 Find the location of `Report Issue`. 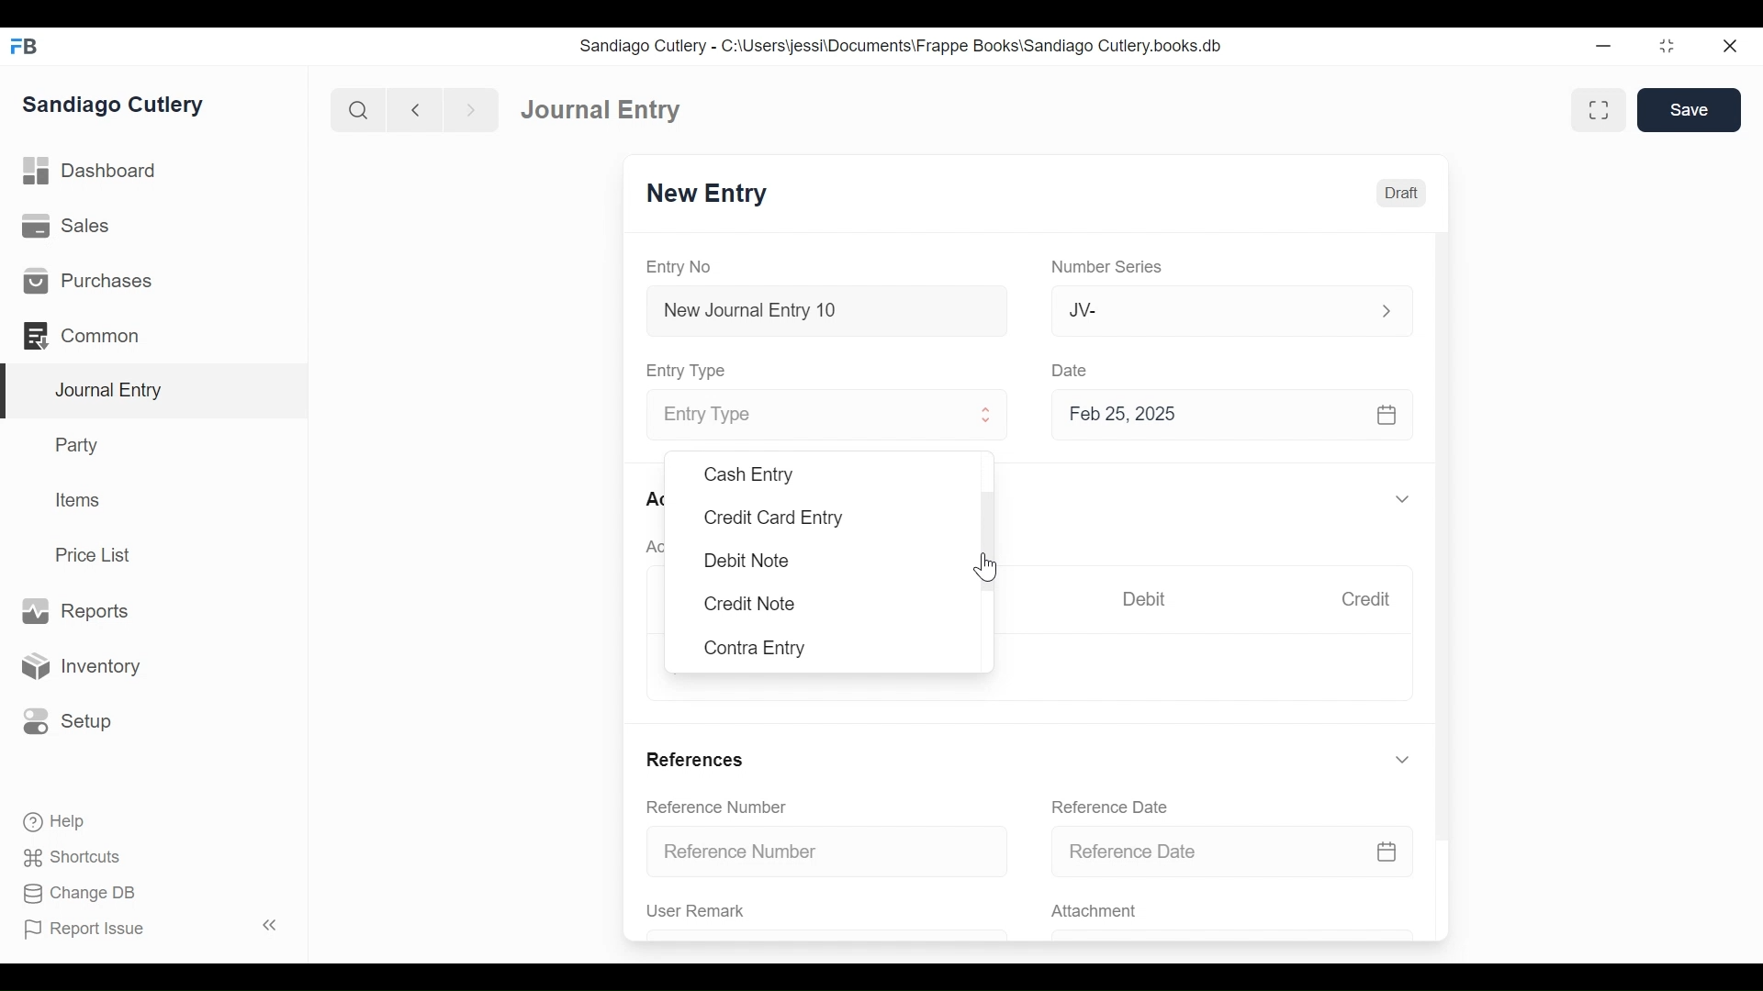

Report Issue is located at coordinates (151, 929).